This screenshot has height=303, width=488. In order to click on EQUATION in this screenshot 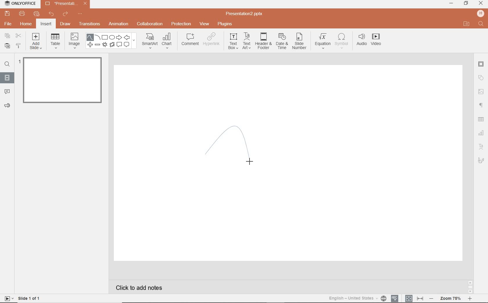, I will do `click(323, 40)`.